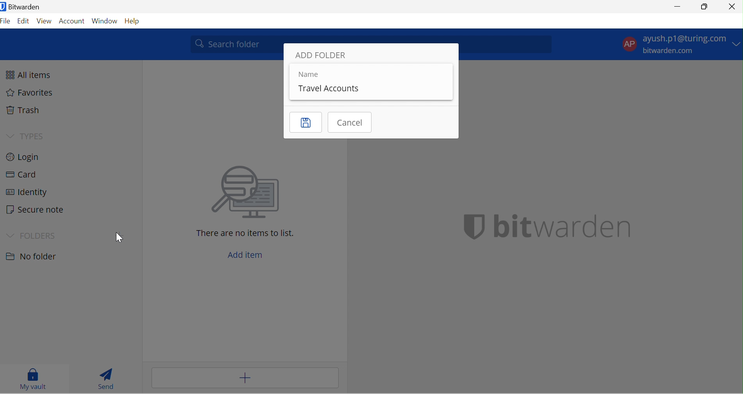 Image resolution: width=743 pixels, height=394 pixels. I want to click on Favorites, so click(33, 94).